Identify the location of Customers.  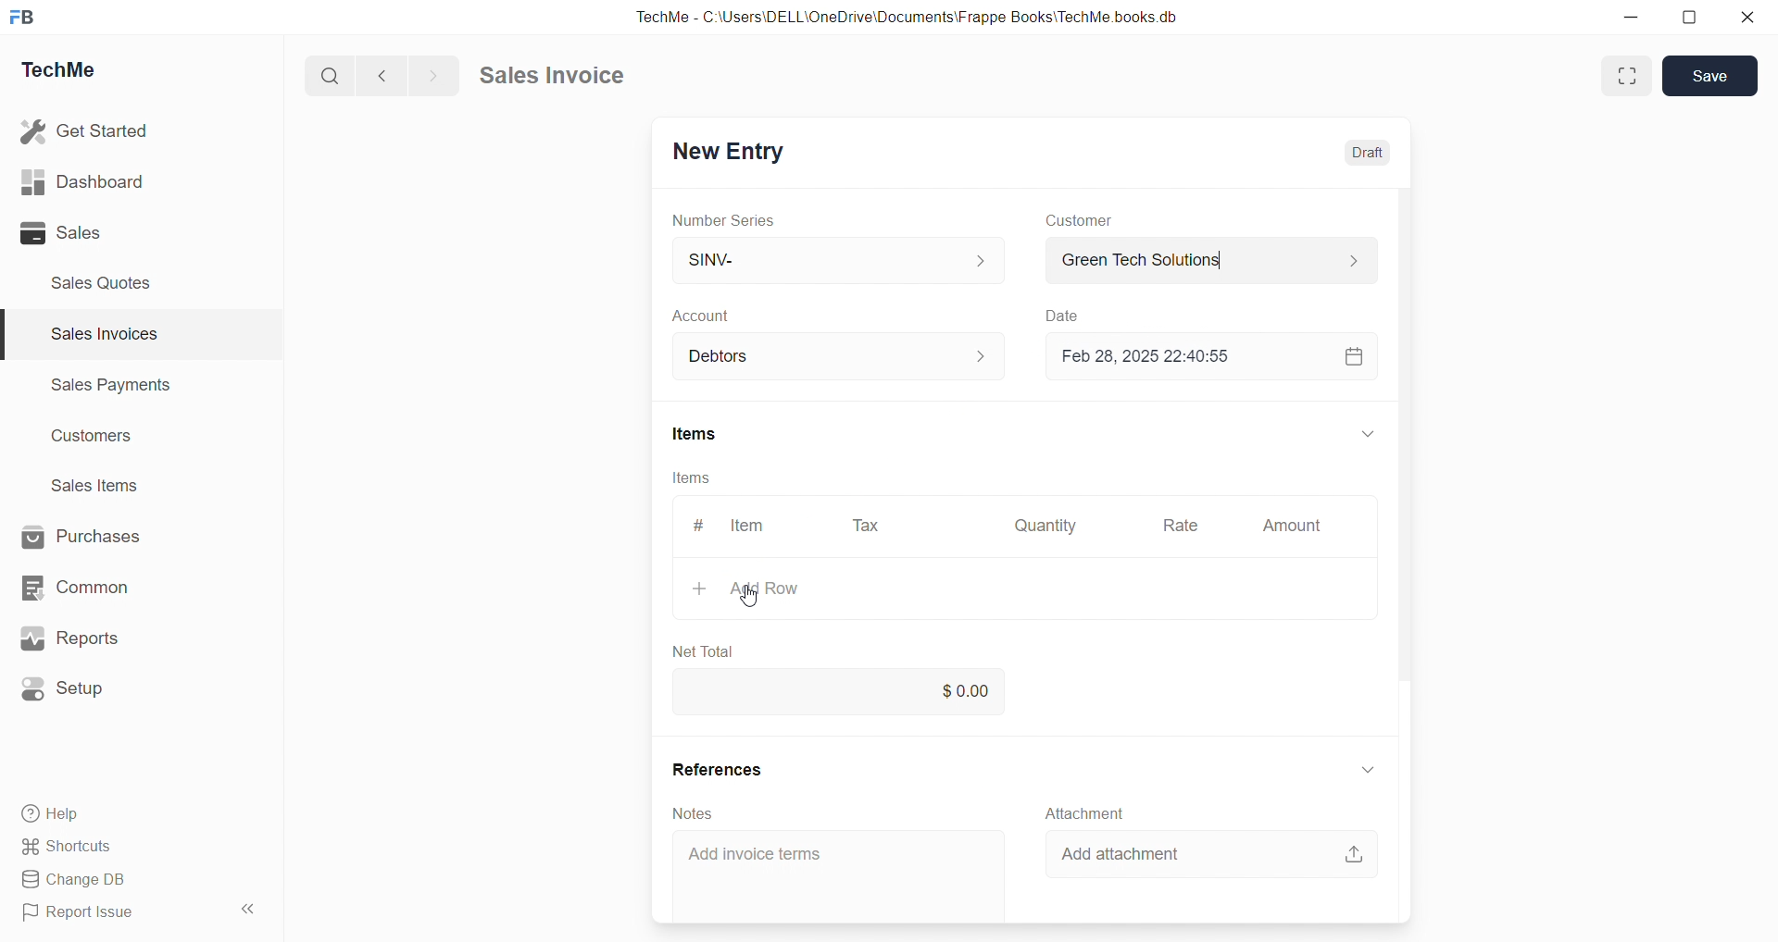
(94, 438).